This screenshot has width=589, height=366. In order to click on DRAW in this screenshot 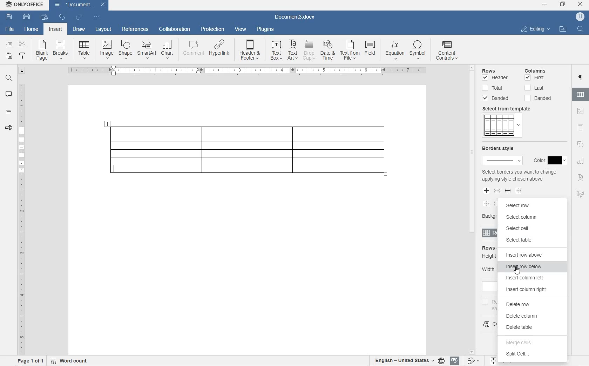, I will do `click(79, 30)`.